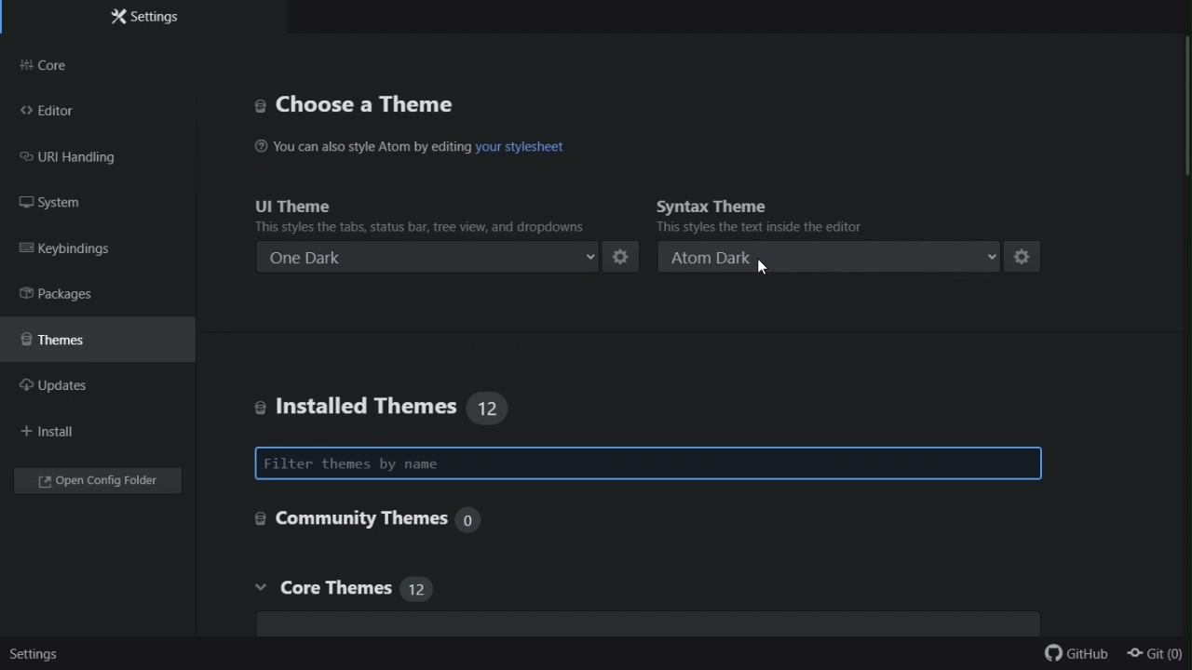  I want to click on scroll bar, so click(1184, 103).